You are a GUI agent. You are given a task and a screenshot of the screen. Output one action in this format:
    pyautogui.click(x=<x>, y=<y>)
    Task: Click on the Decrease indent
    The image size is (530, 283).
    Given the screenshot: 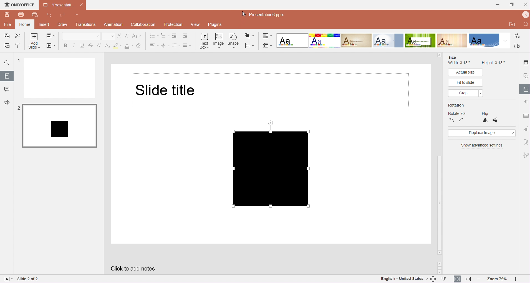 What is the action you would take?
    pyautogui.click(x=175, y=36)
    